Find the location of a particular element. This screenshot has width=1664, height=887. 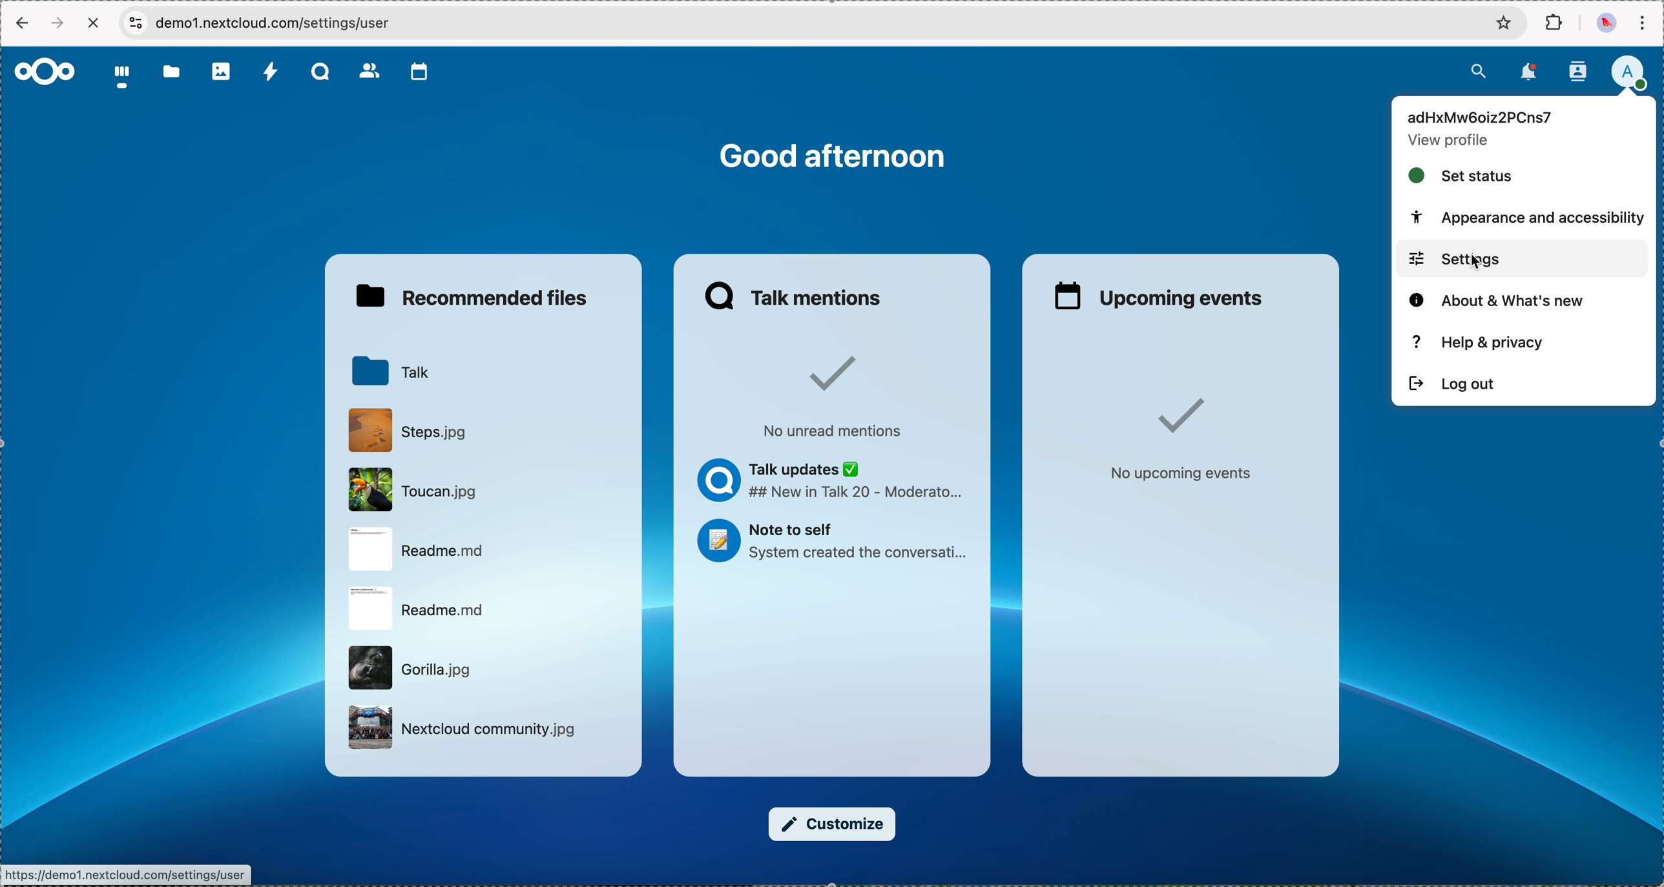

upcoming events is located at coordinates (1161, 296).